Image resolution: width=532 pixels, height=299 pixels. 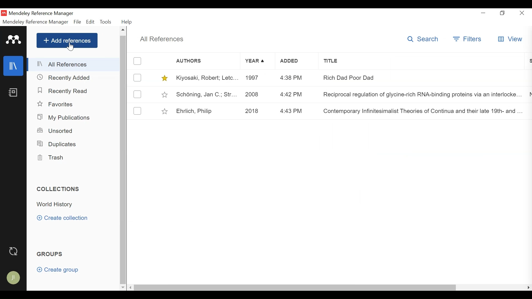 I want to click on Mendeley Reference Manager, so click(x=43, y=13).